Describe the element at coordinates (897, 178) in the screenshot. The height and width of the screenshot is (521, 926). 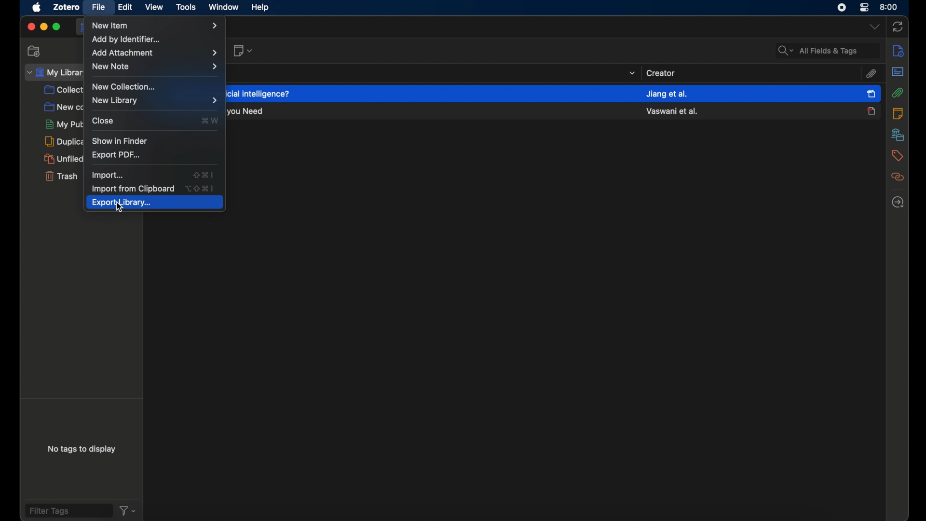
I see `related` at that location.